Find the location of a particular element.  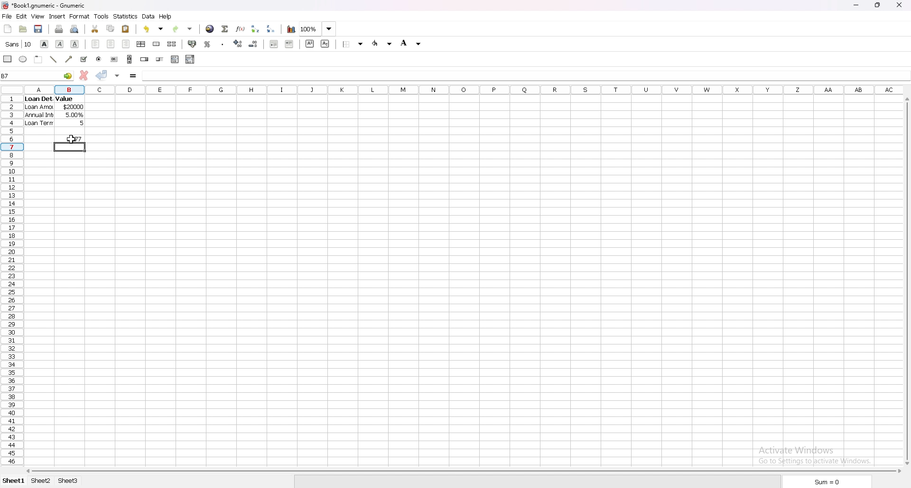

tickbox is located at coordinates (84, 59).